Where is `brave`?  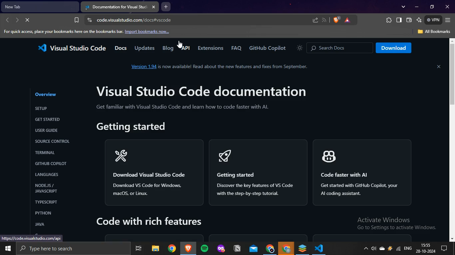
brave is located at coordinates (187, 248).